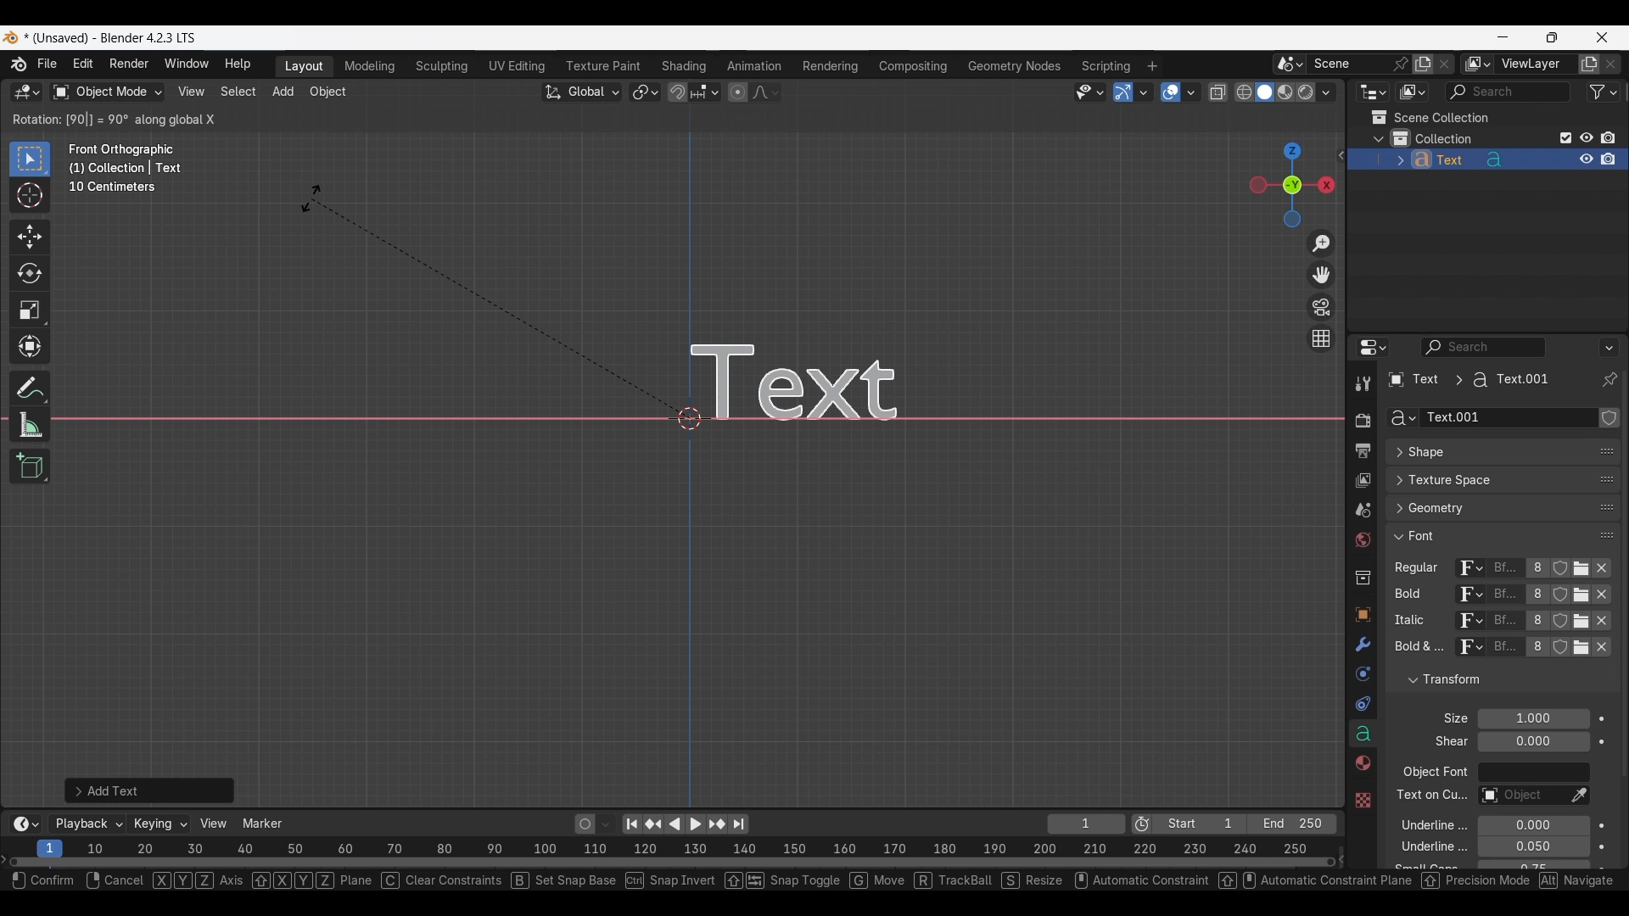  I want to click on Editor type, so click(1373, 347).